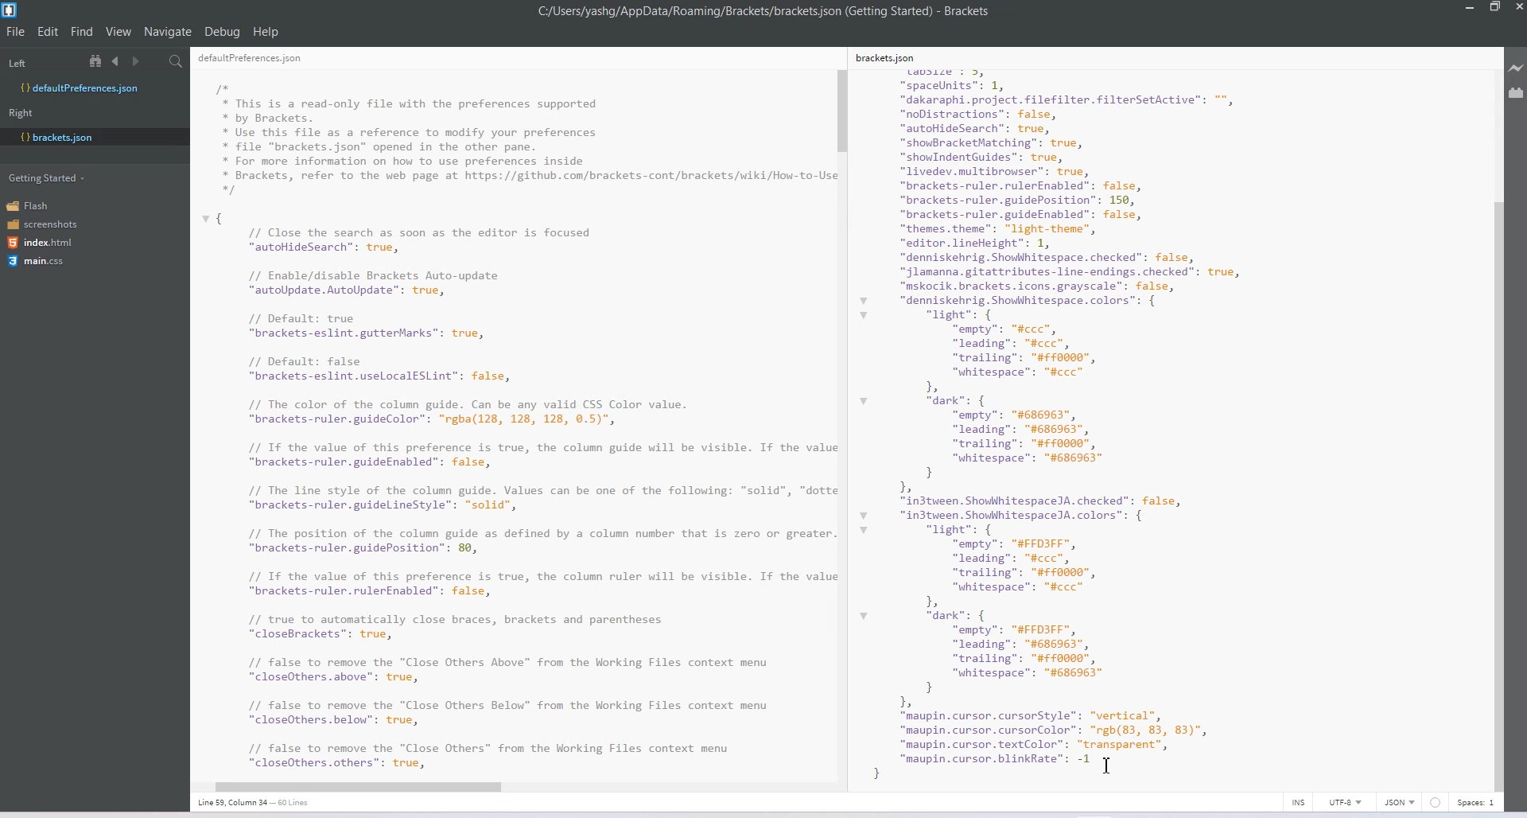  I want to click on Help, so click(272, 29).